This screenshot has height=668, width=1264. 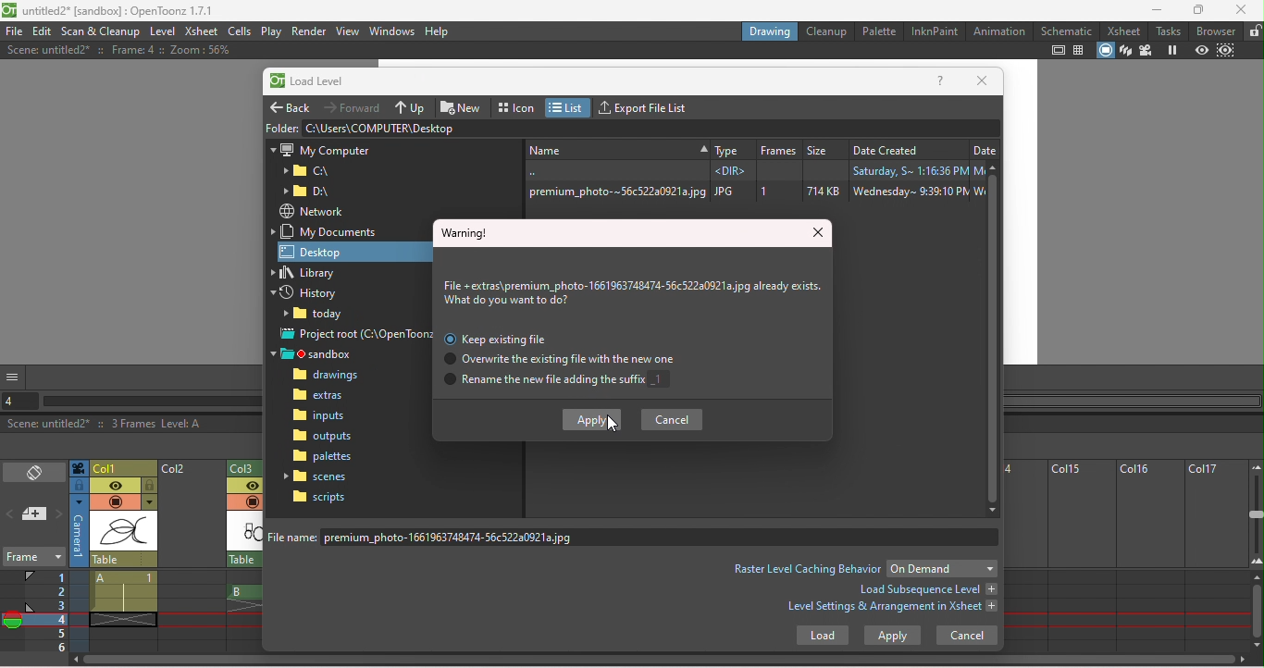 I want to click on Warning, so click(x=466, y=232).